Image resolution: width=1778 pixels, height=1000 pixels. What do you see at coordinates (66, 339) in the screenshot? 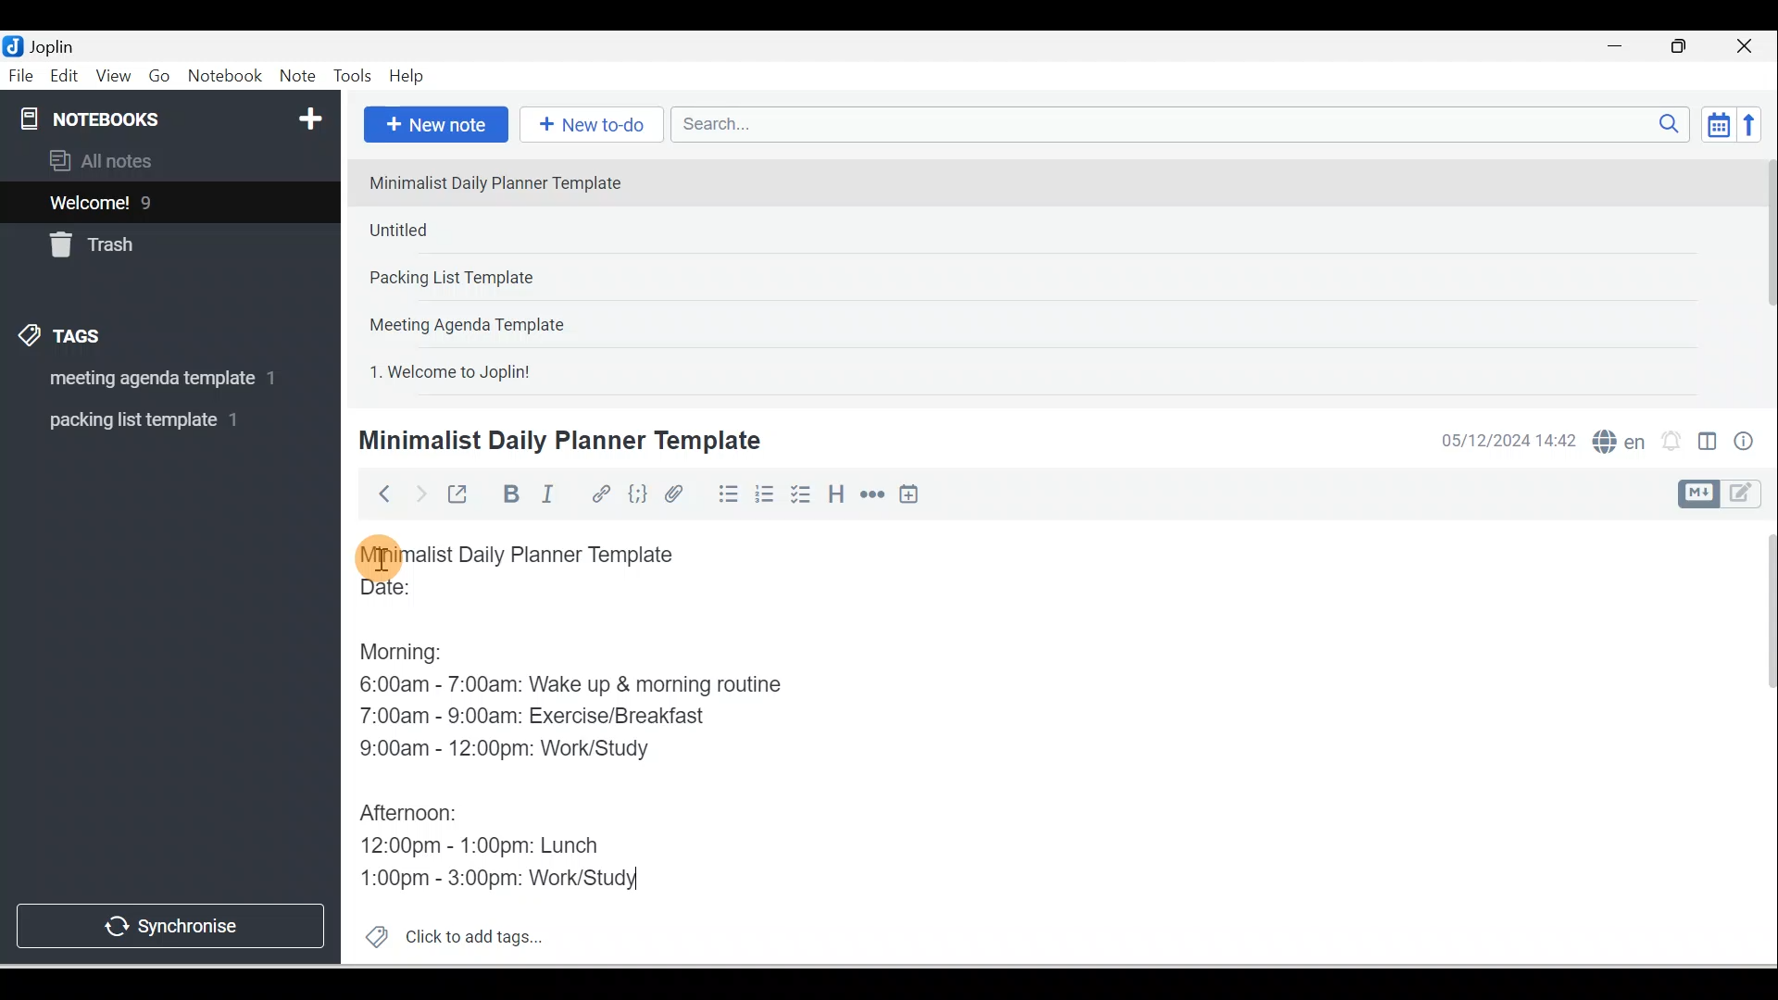
I see `Tags` at bounding box center [66, 339].